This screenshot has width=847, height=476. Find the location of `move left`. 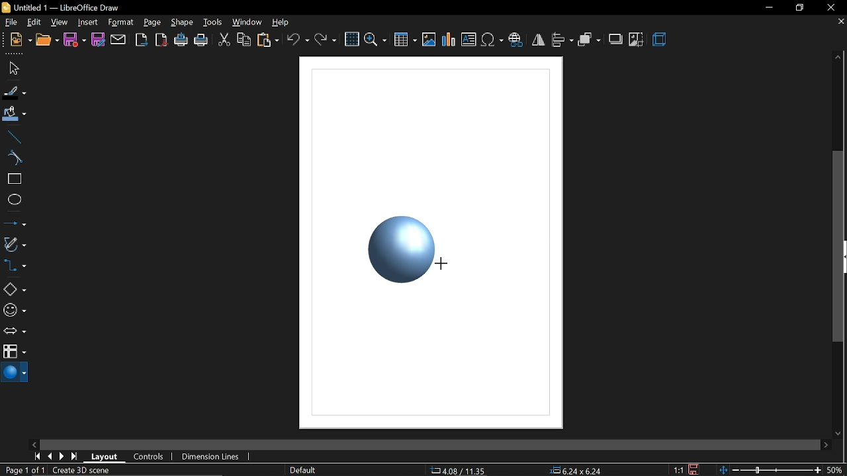

move left is located at coordinates (35, 445).